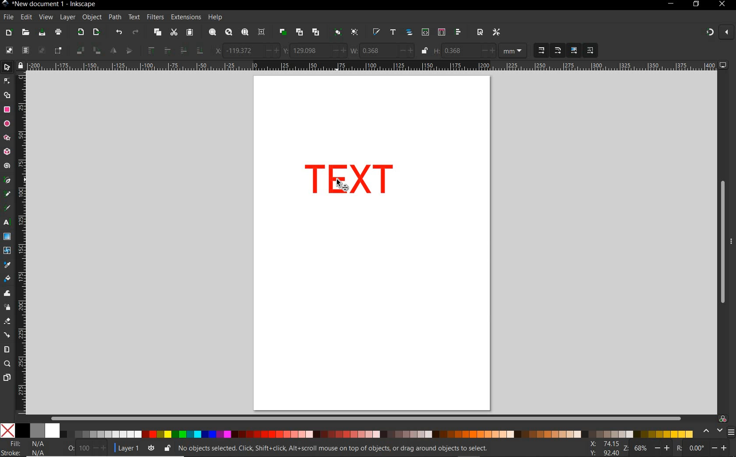  I want to click on NEW, so click(8, 33).